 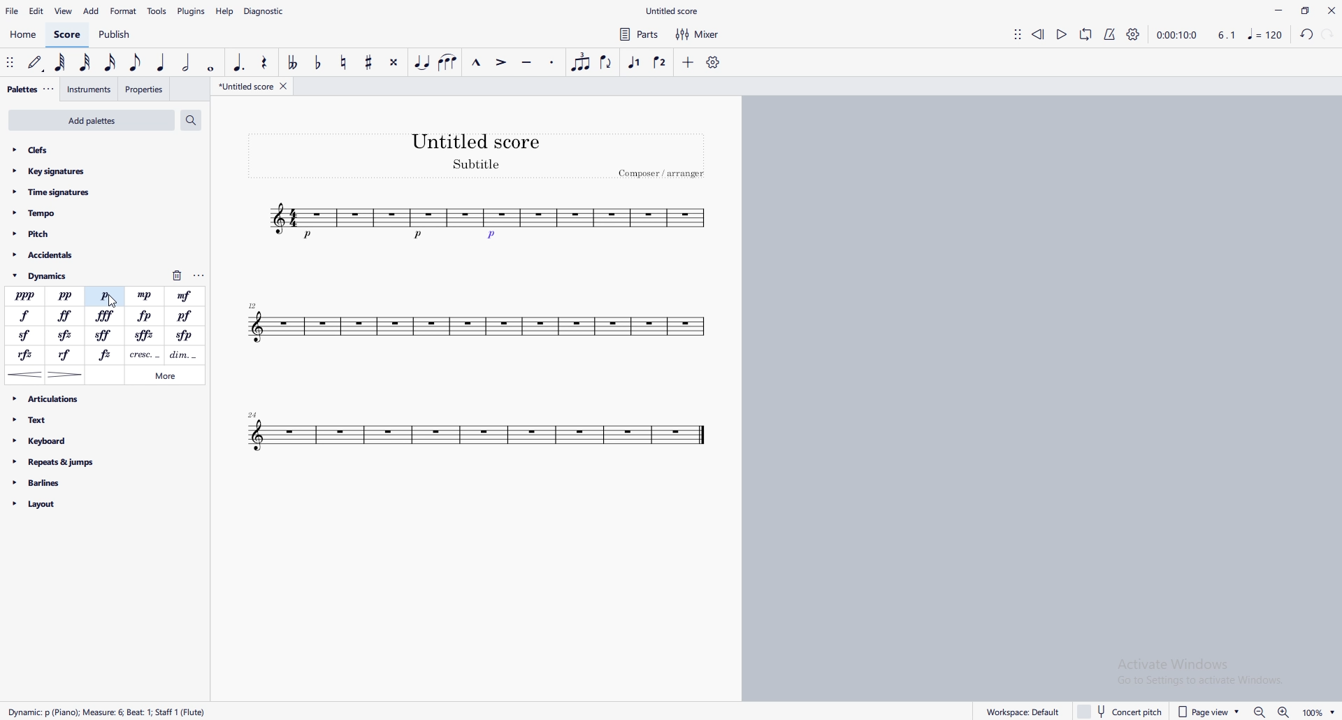 What do you see at coordinates (1225, 34) in the screenshot?
I see `4.1` at bounding box center [1225, 34].